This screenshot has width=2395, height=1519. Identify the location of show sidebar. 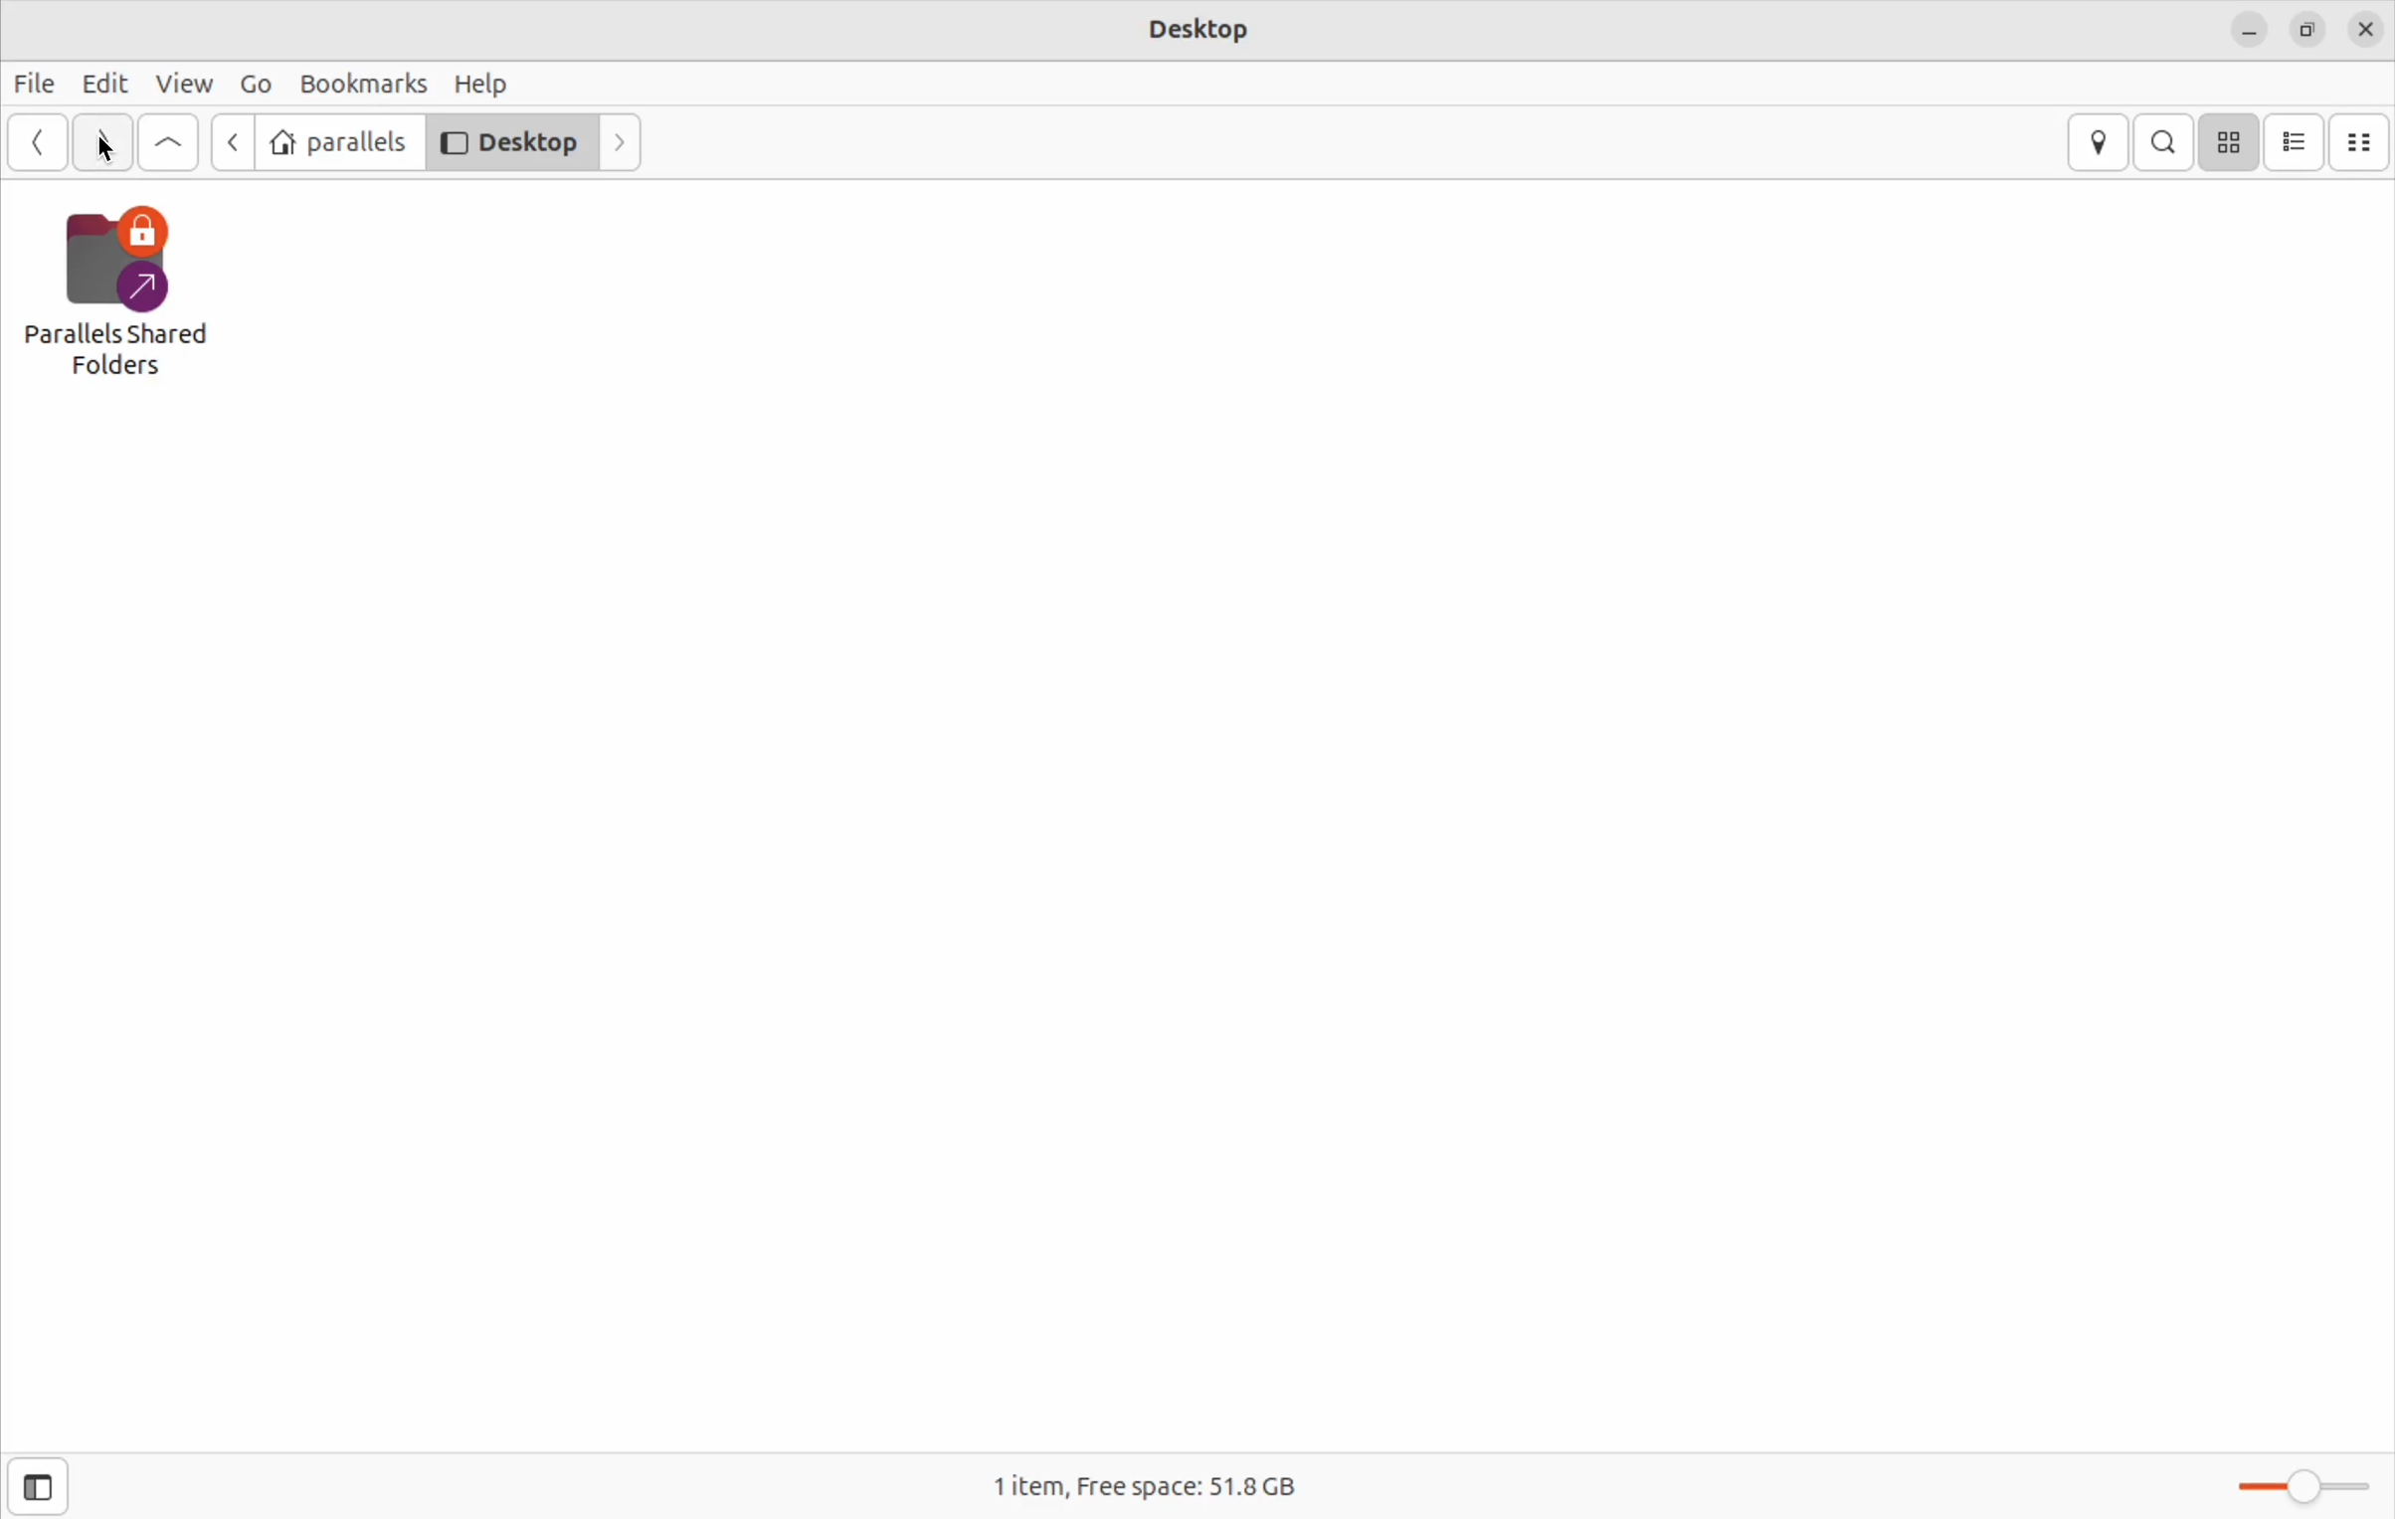
(33, 1487).